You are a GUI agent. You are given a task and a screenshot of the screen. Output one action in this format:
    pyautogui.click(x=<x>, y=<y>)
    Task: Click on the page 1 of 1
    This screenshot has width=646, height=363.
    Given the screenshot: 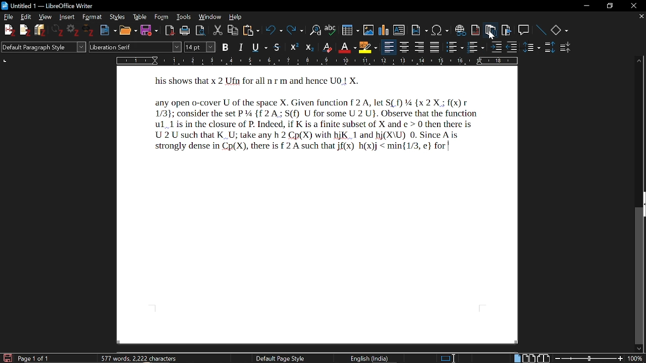 What is the action you would take?
    pyautogui.click(x=34, y=358)
    